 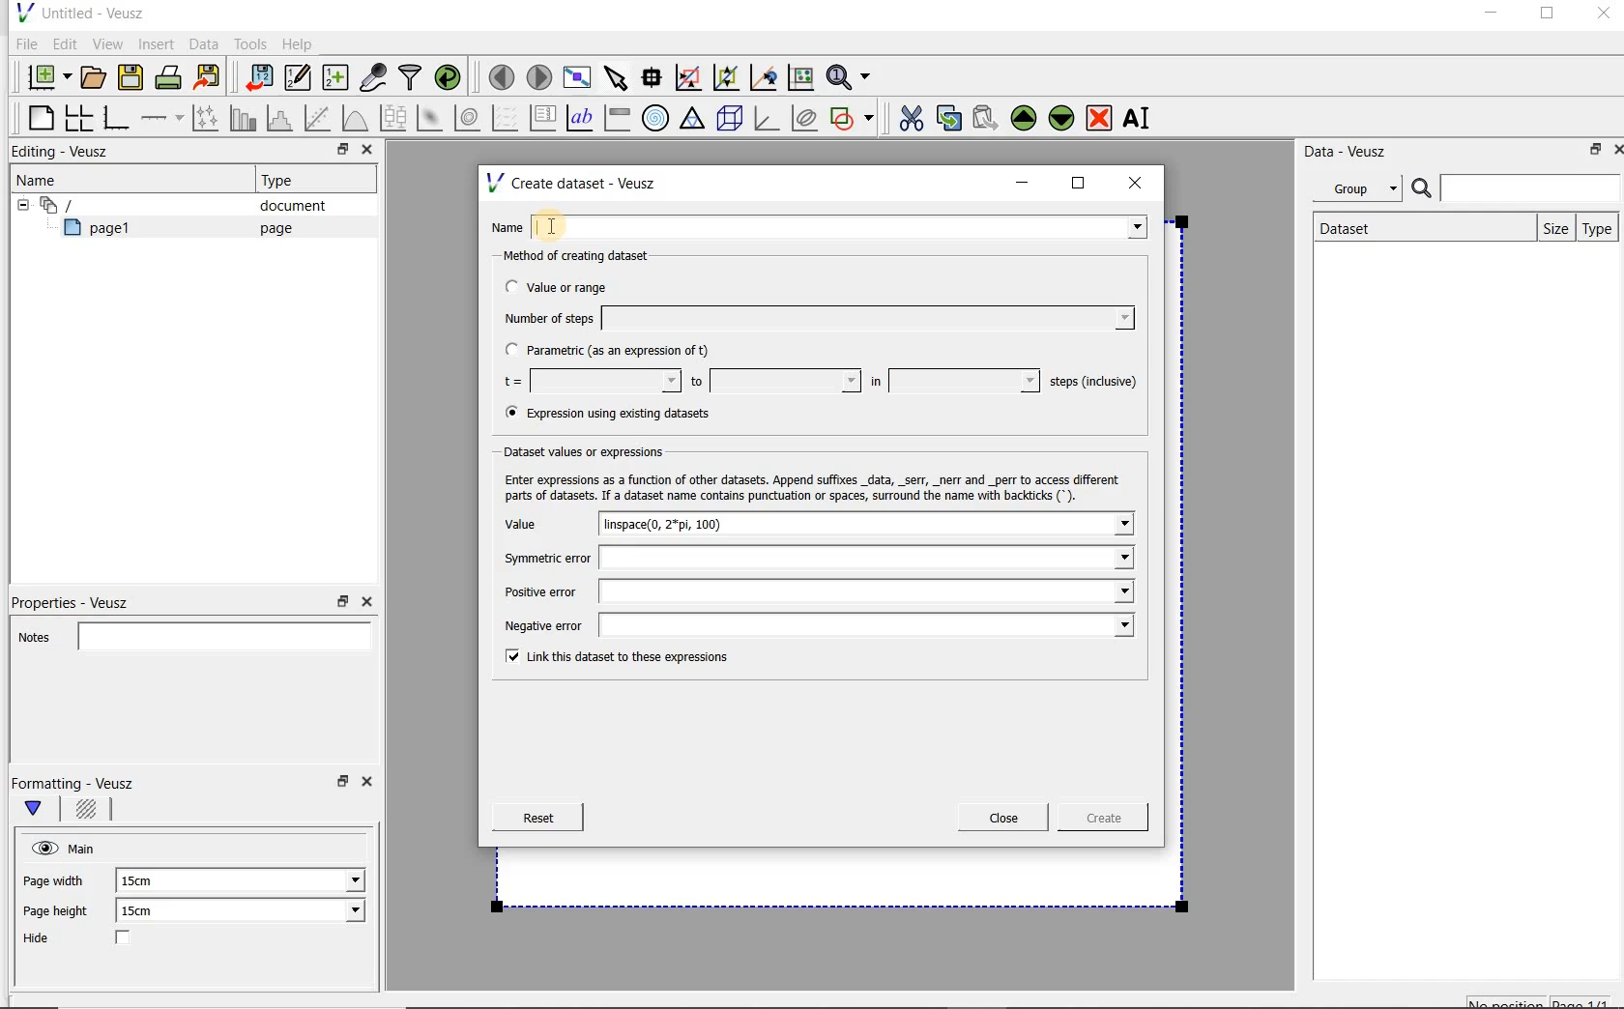 I want to click on Name, so click(x=824, y=225).